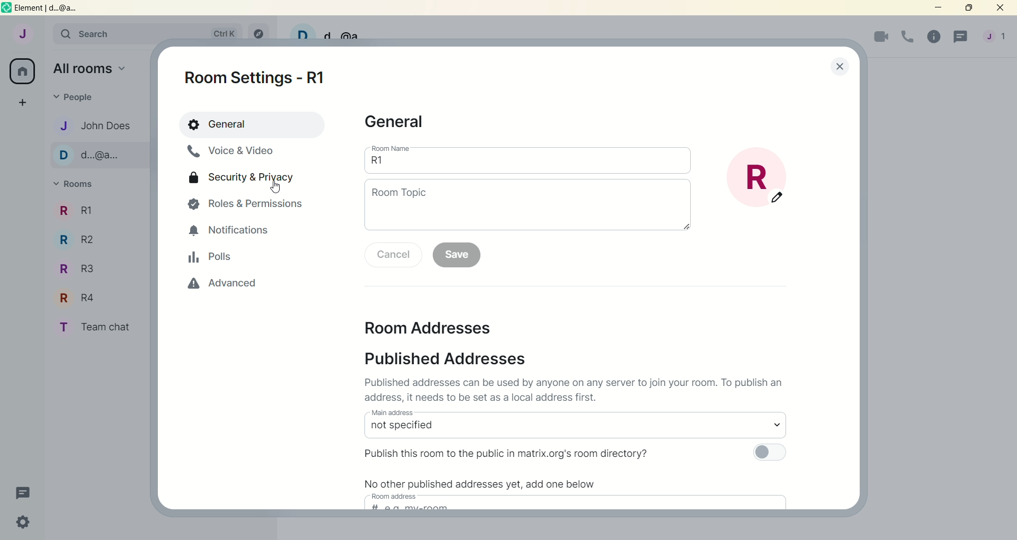  What do you see at coordinates (224, 286) in the screenshot?
I see `advanced` at bounding box center [224, 286].